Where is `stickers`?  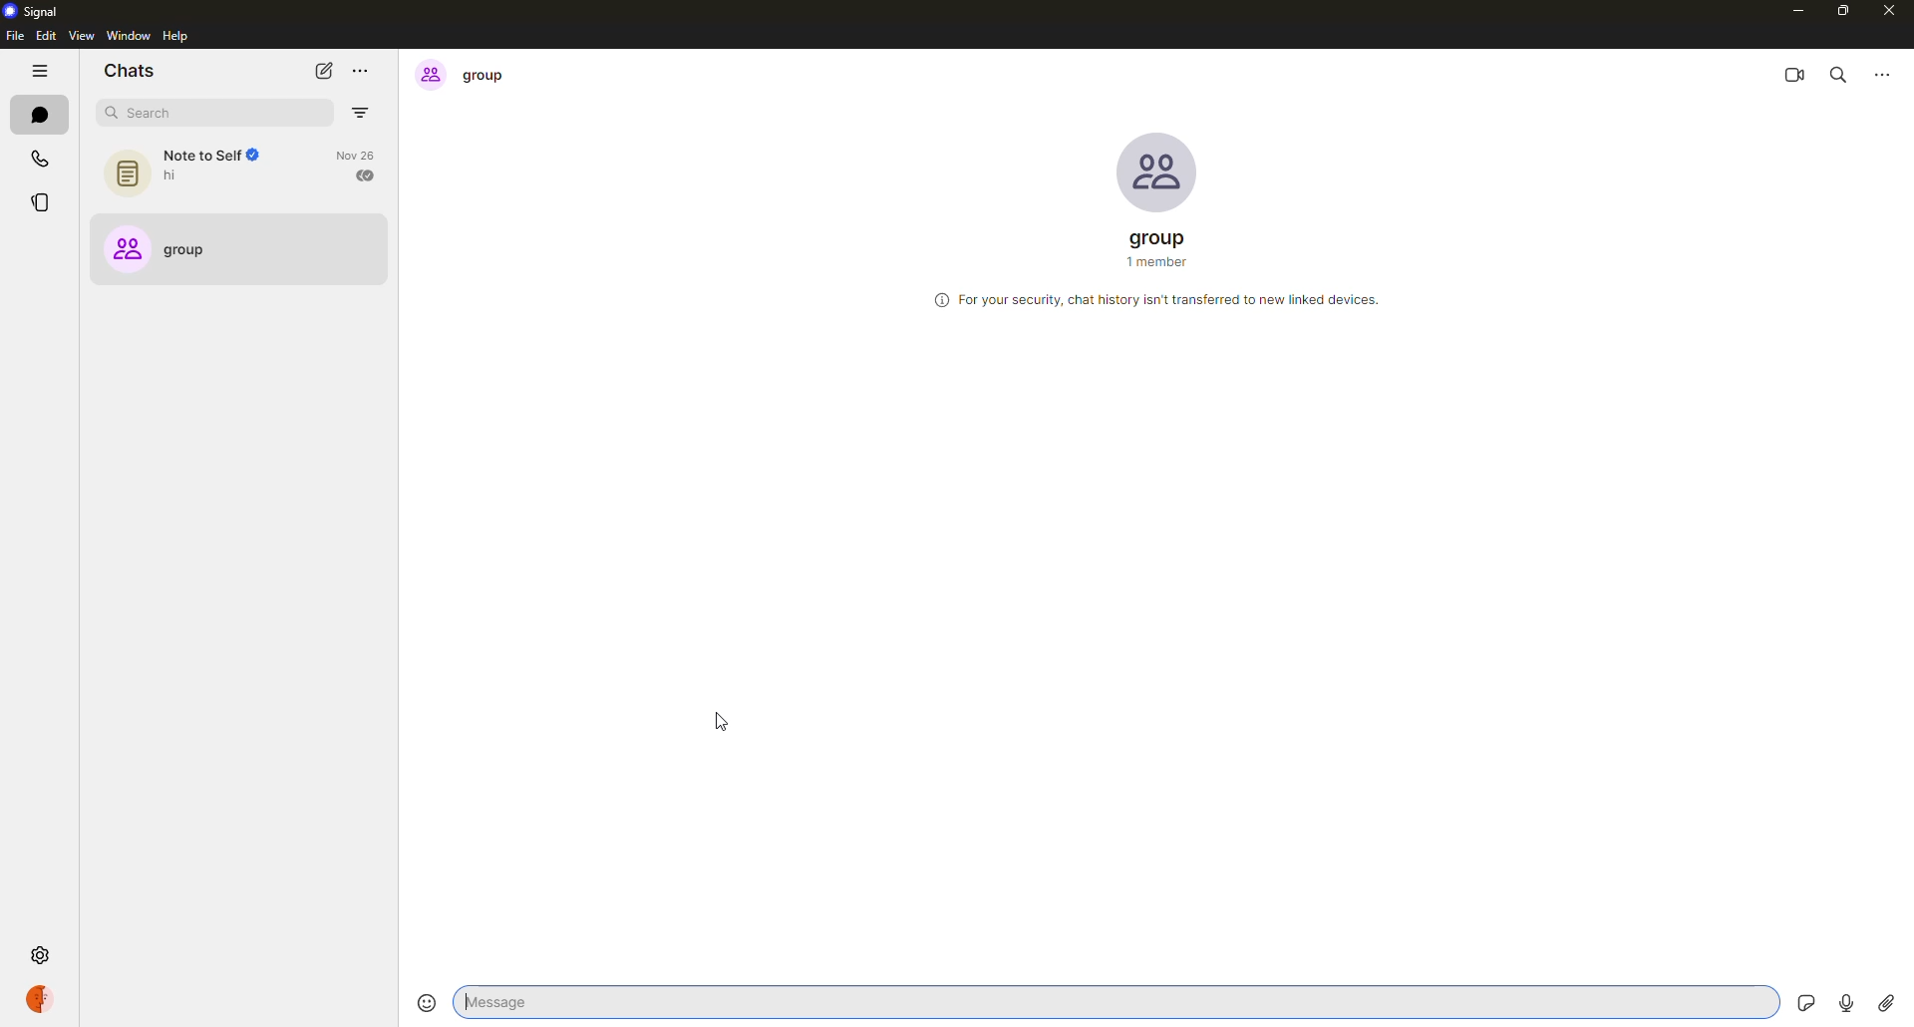
stickers is located at coordinates (1798, 1000).